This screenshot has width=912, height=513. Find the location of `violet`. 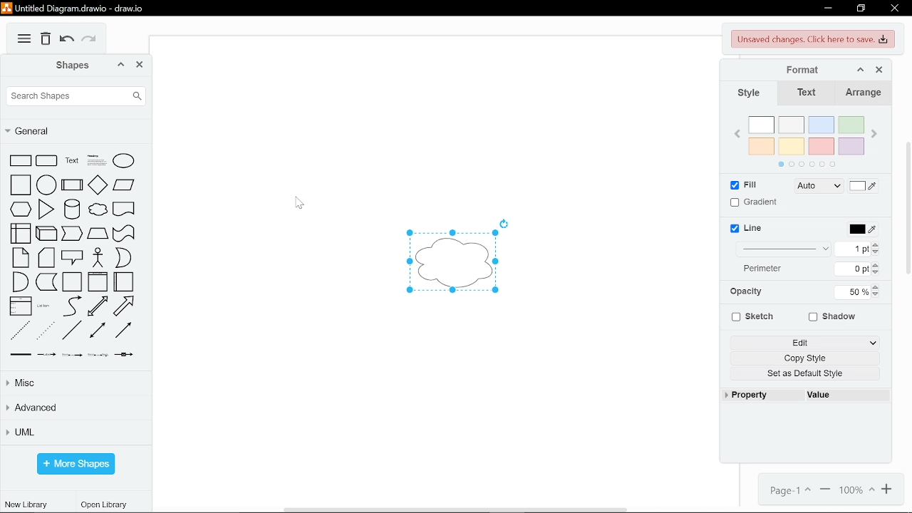

violet is located at coordinates (851, 146).